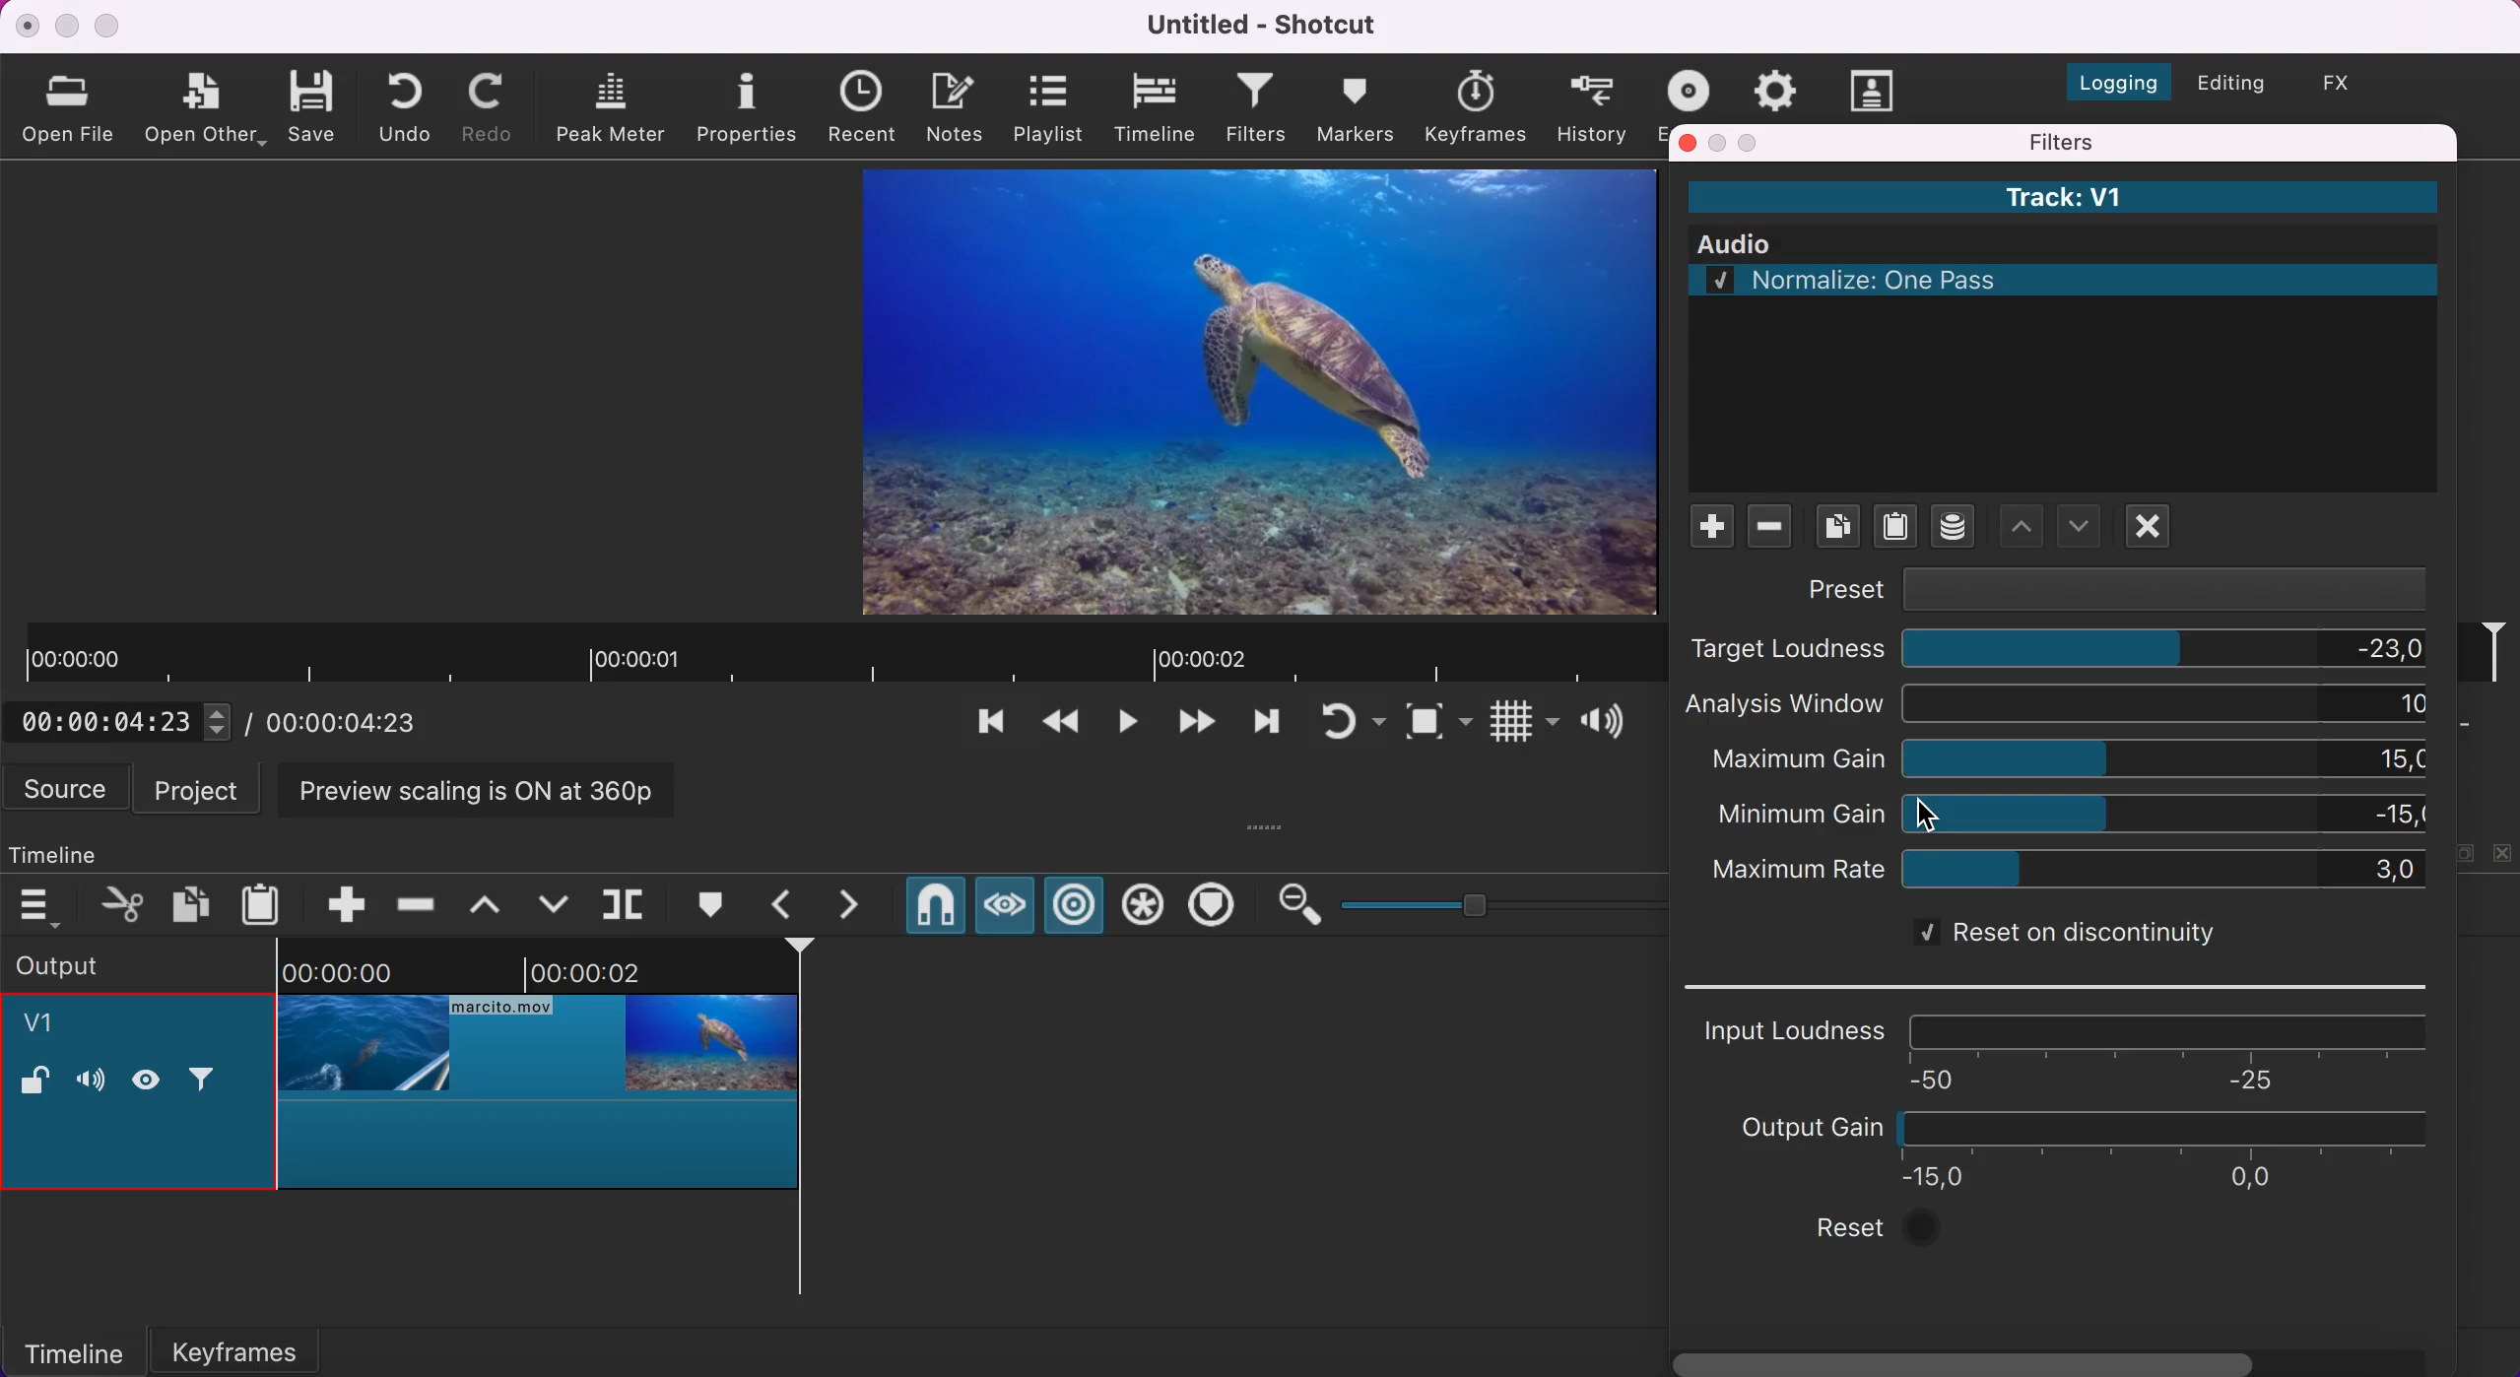  What do you see at coordinates (44, 906) in the screenshot?
I see `timeline menu` at bounding box center [44, 906].